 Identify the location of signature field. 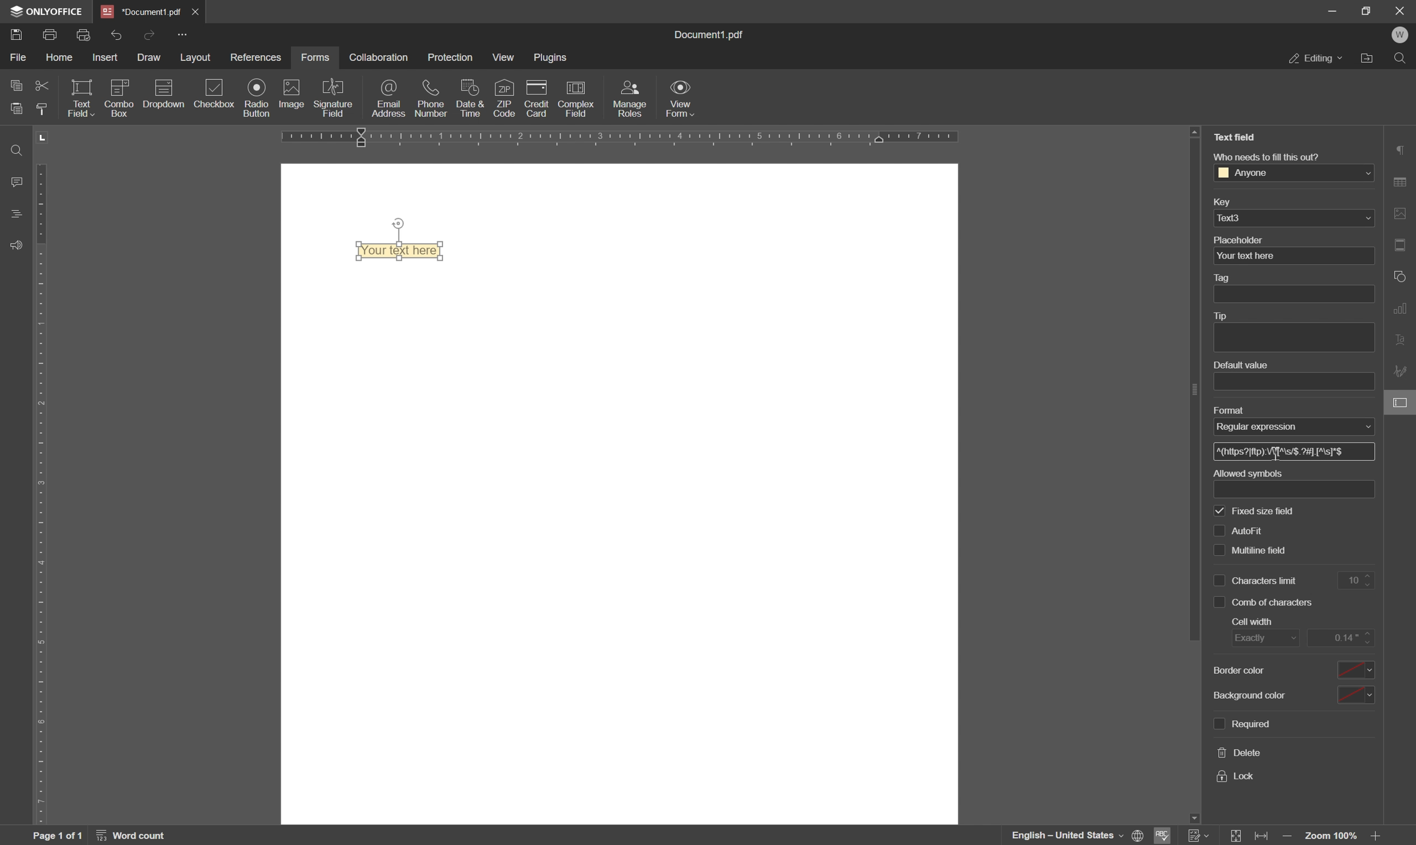
(335, 98).